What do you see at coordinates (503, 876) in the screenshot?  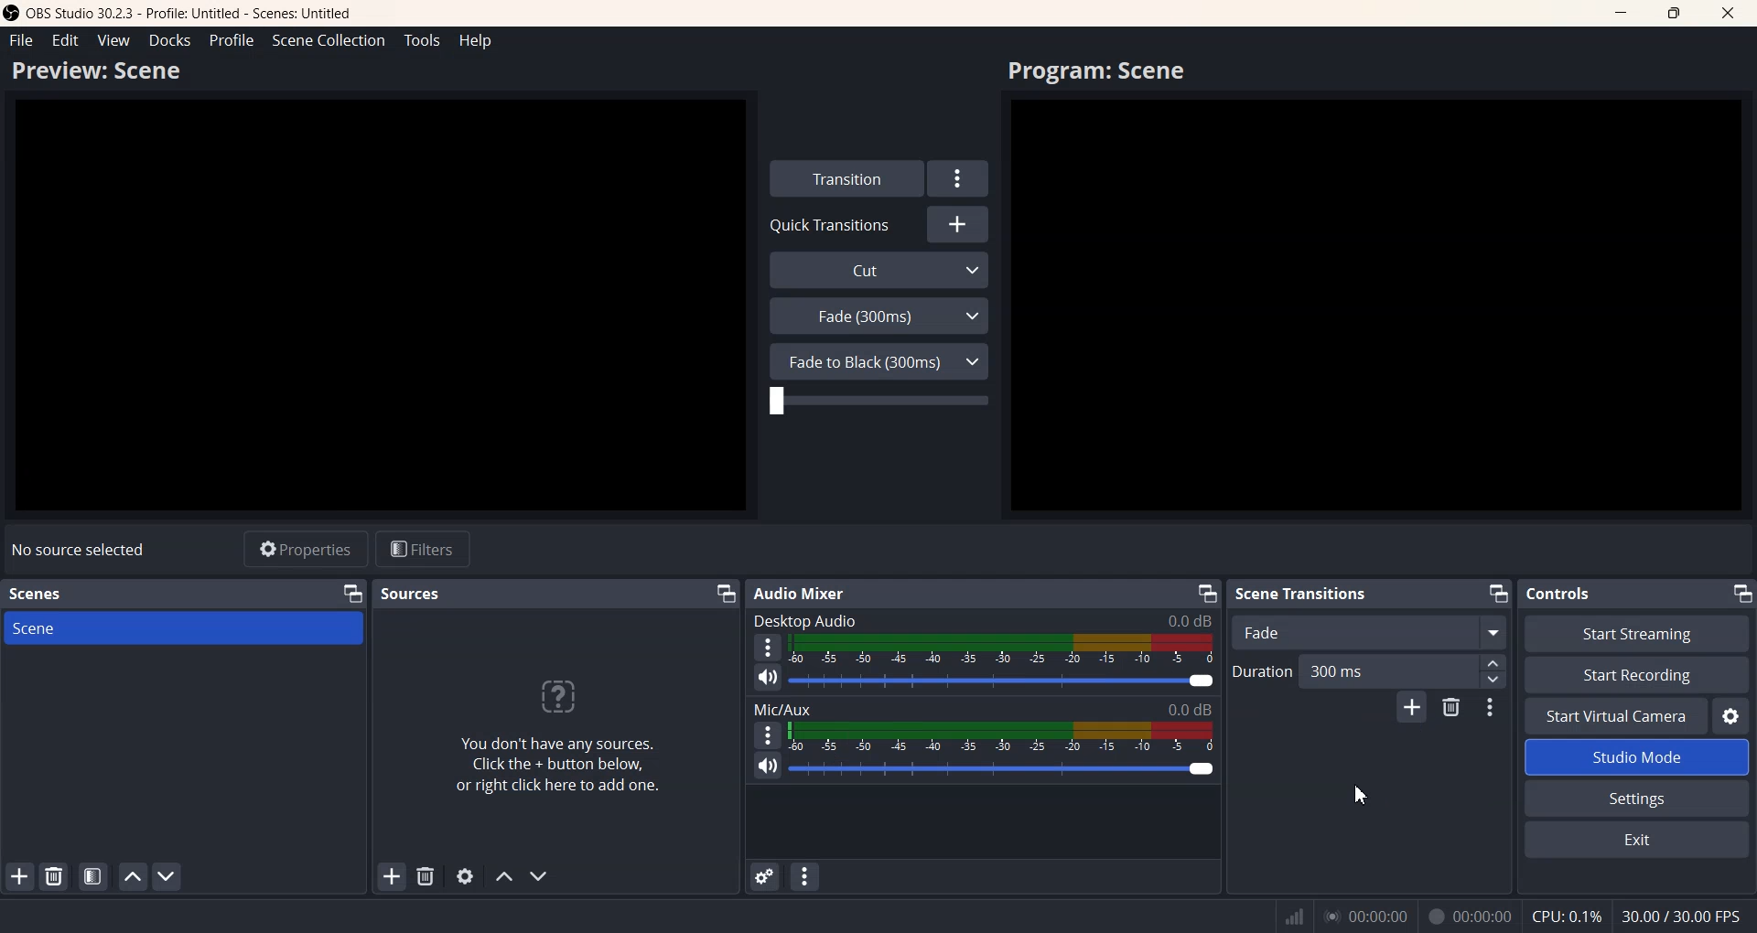 I see `Follow source up` at bounding box center [503, 876].